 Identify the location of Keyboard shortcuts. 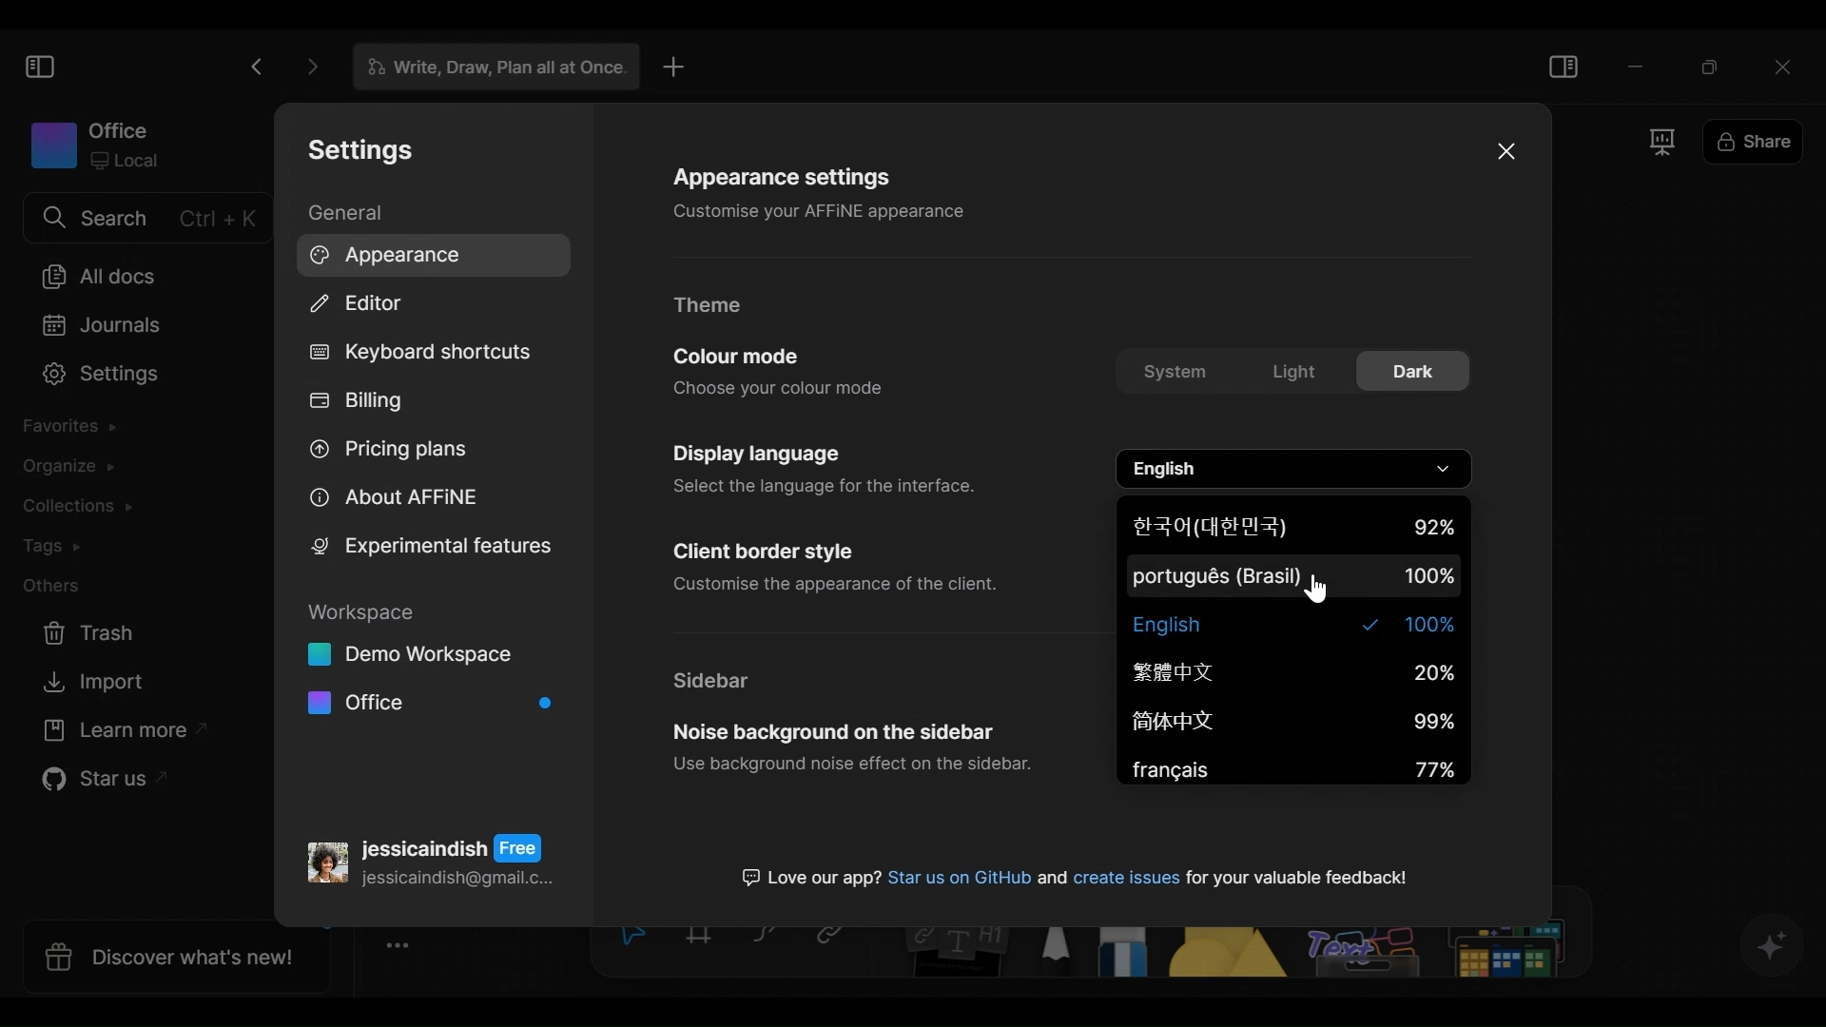
(418, 354).